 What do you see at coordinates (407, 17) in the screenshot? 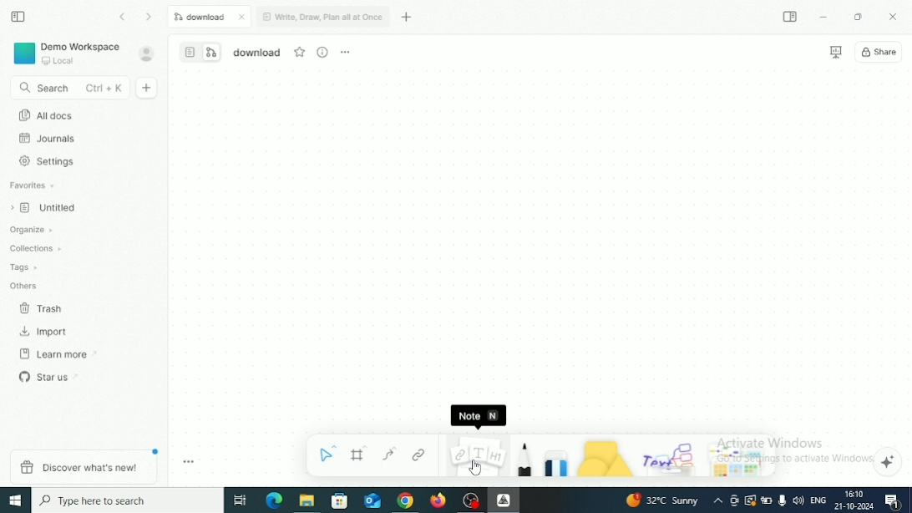
I see `New tab` at bounding box center [407, 17].